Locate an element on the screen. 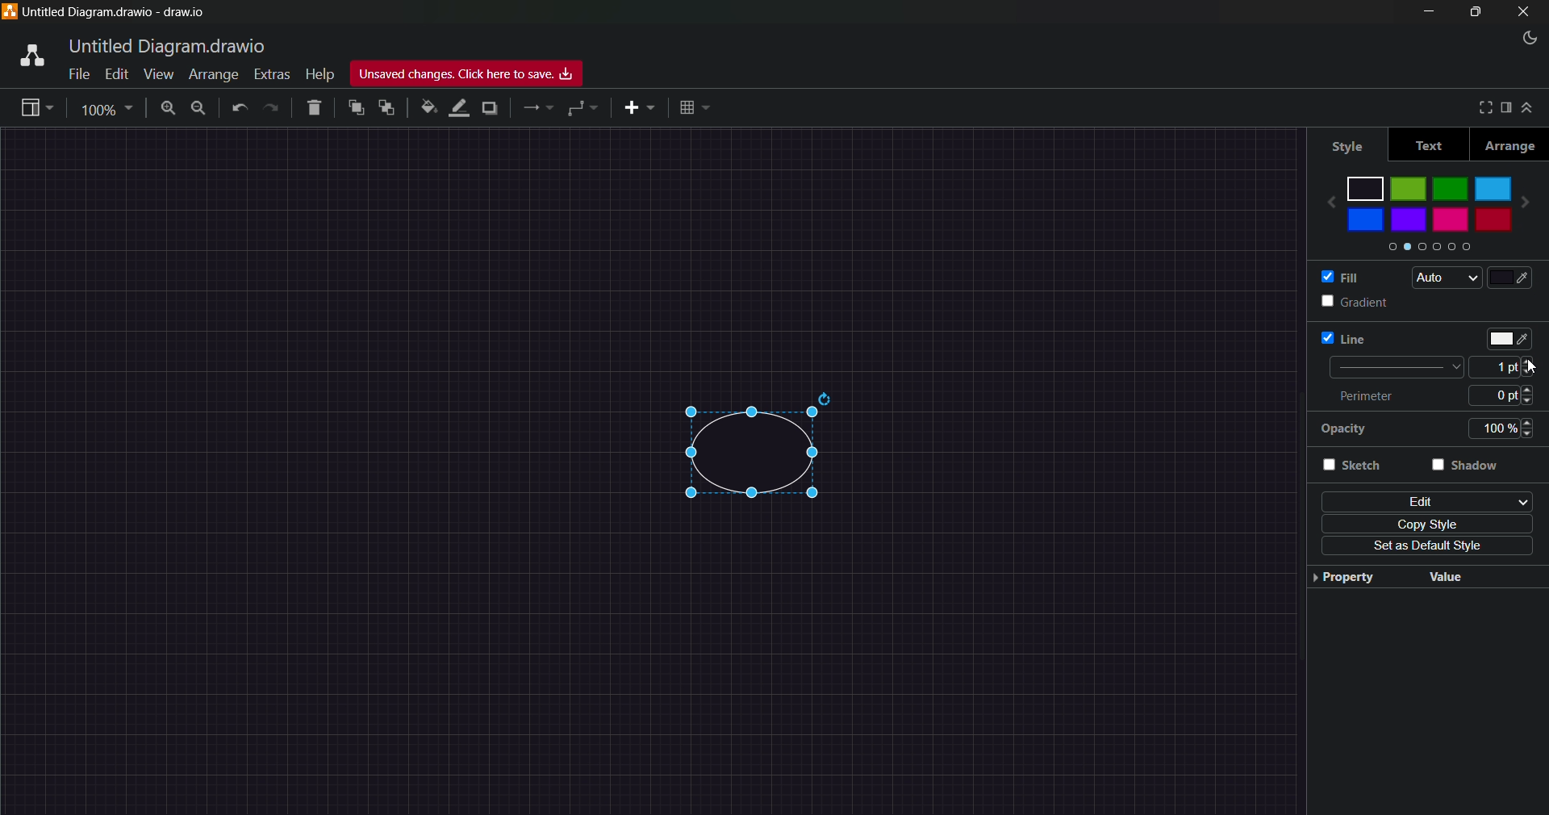  rotate current diagram is located at coordinates (828, 398).